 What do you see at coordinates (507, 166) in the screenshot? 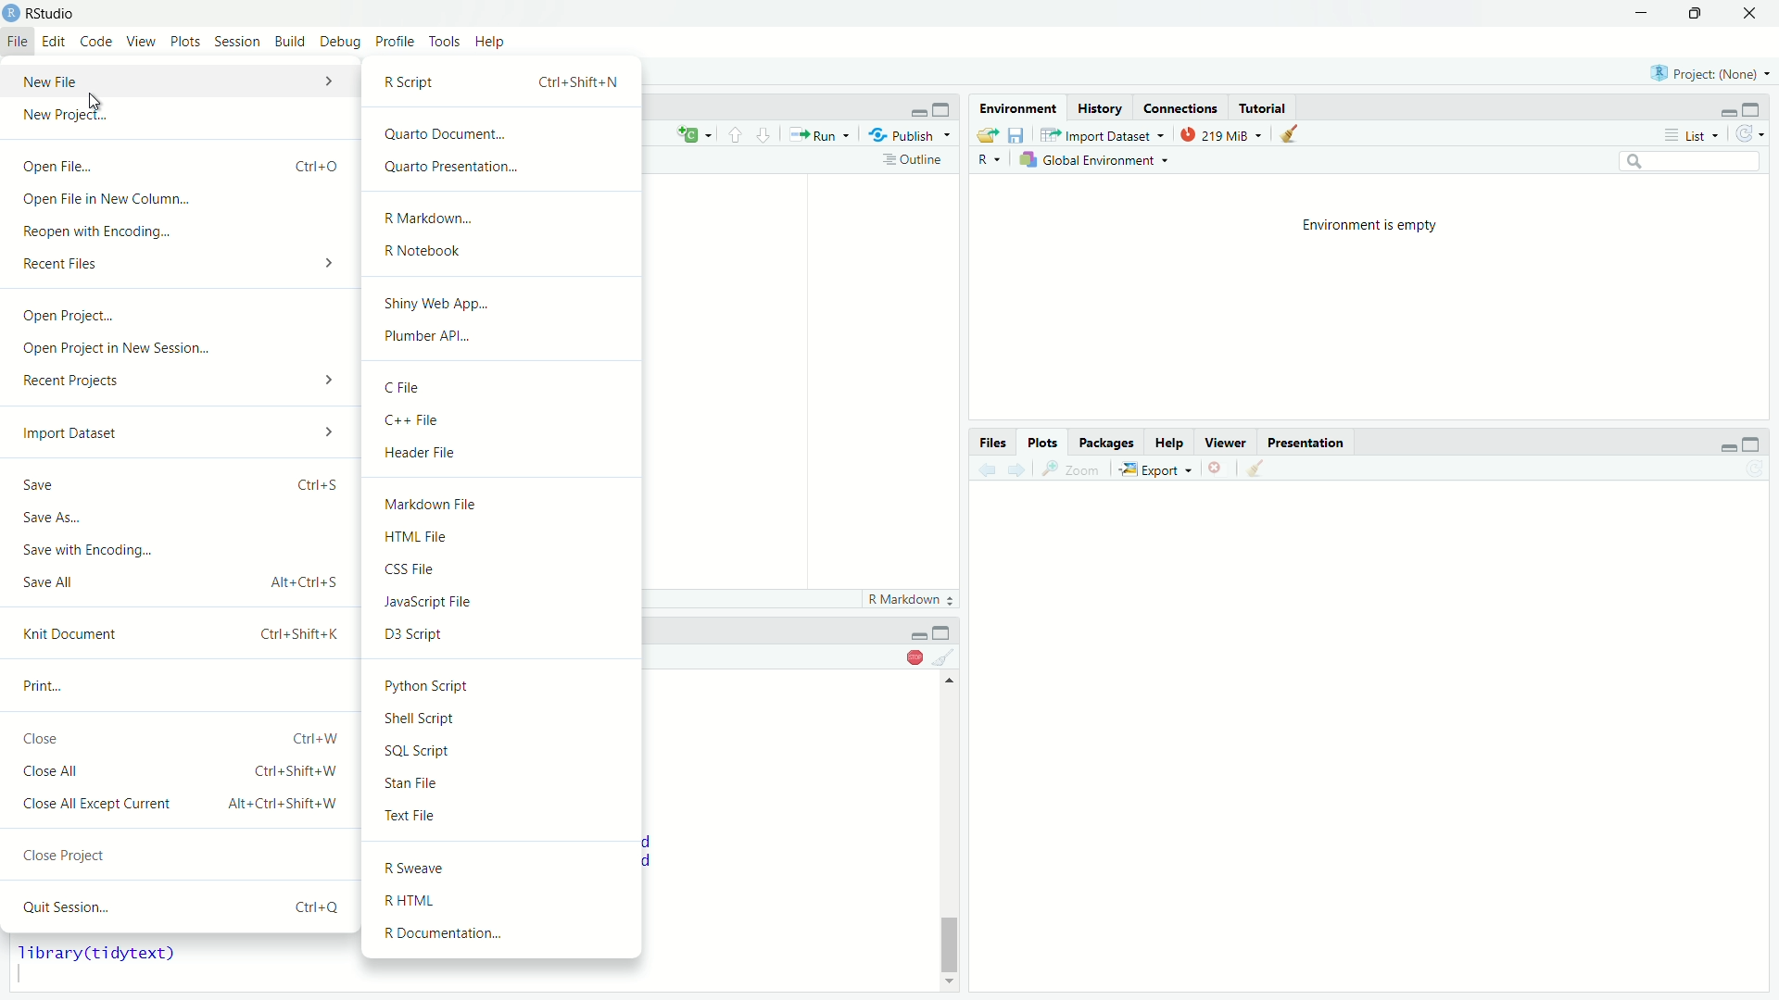
I see `Quarto Presentation...` at bounding box center [507, 166].